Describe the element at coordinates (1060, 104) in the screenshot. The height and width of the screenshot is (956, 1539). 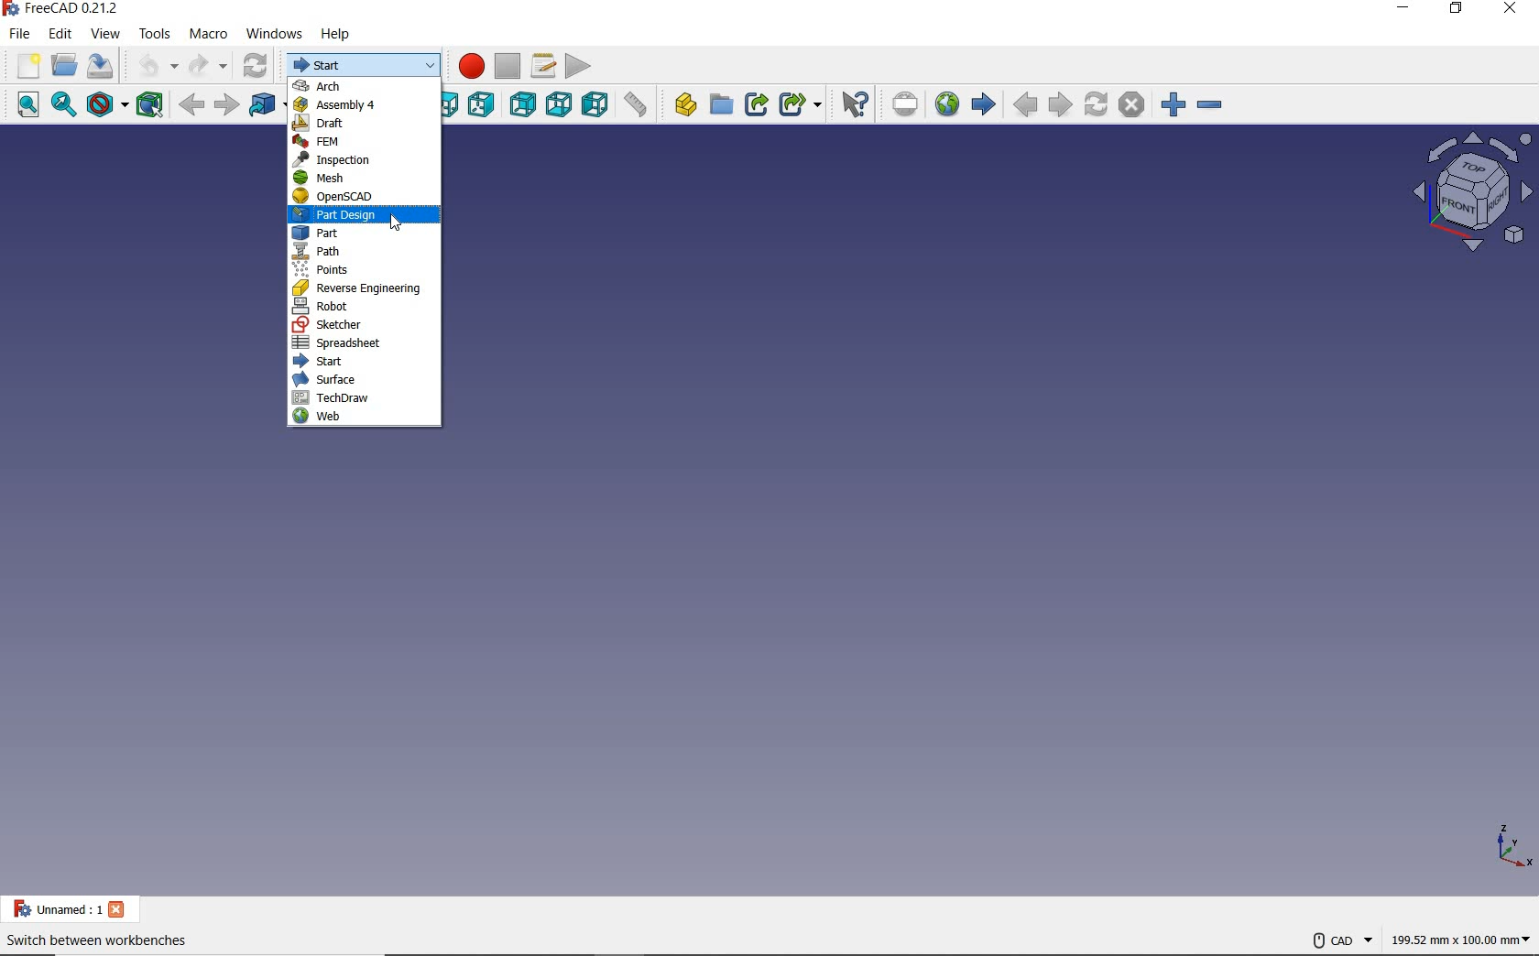
I see `NEXT PAGE` at that location.